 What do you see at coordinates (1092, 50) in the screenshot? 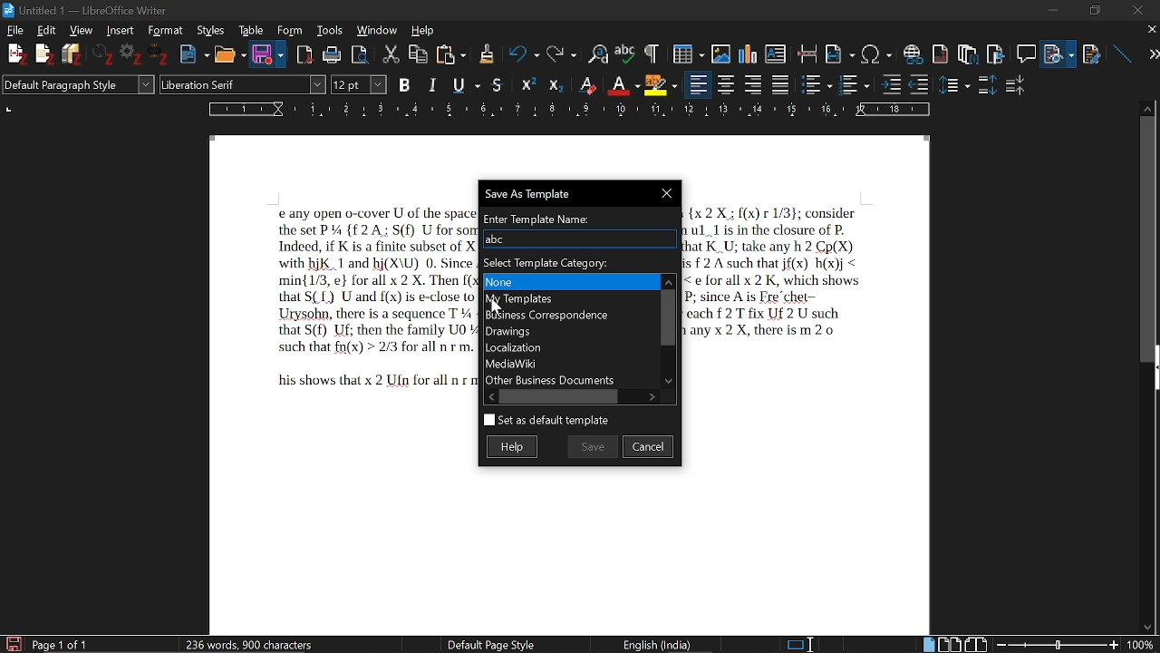
I see `Insert cross reference` at bounding box center [1092, 50].